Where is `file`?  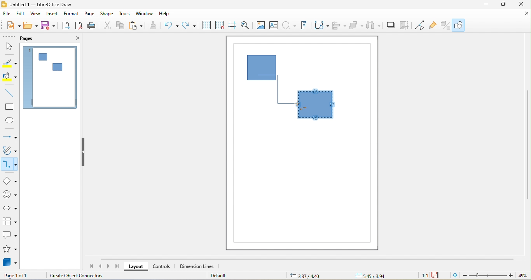
file is located at coordinates (7, 14).